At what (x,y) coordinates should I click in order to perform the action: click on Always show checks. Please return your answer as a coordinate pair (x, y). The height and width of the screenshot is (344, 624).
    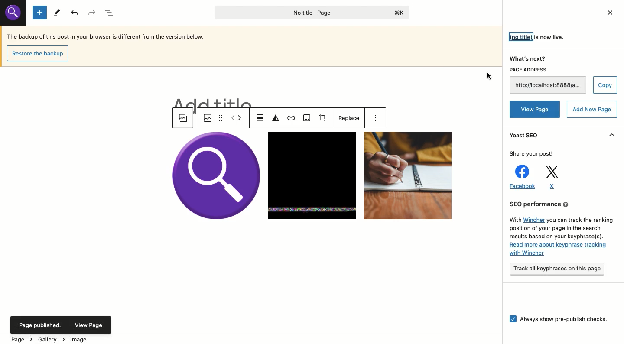
    Looking at the image, I should click on (559, 318).